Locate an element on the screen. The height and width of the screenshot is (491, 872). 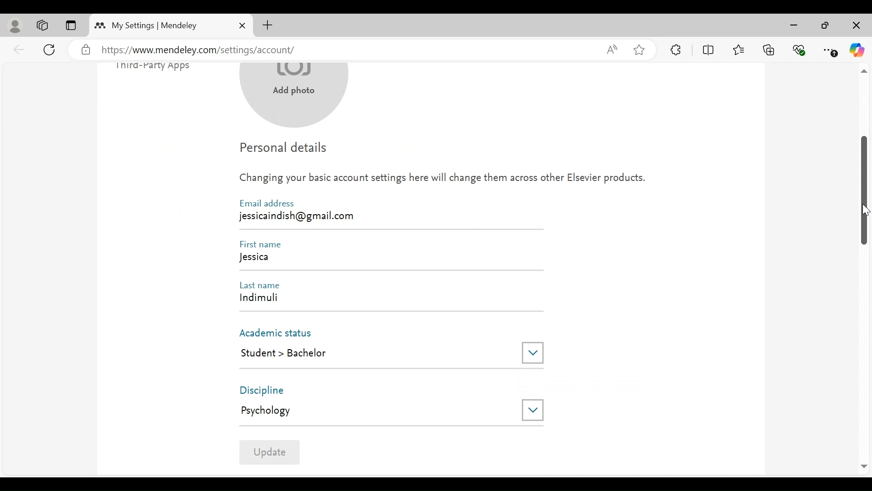
Collections is located at coordinates (769, 49).